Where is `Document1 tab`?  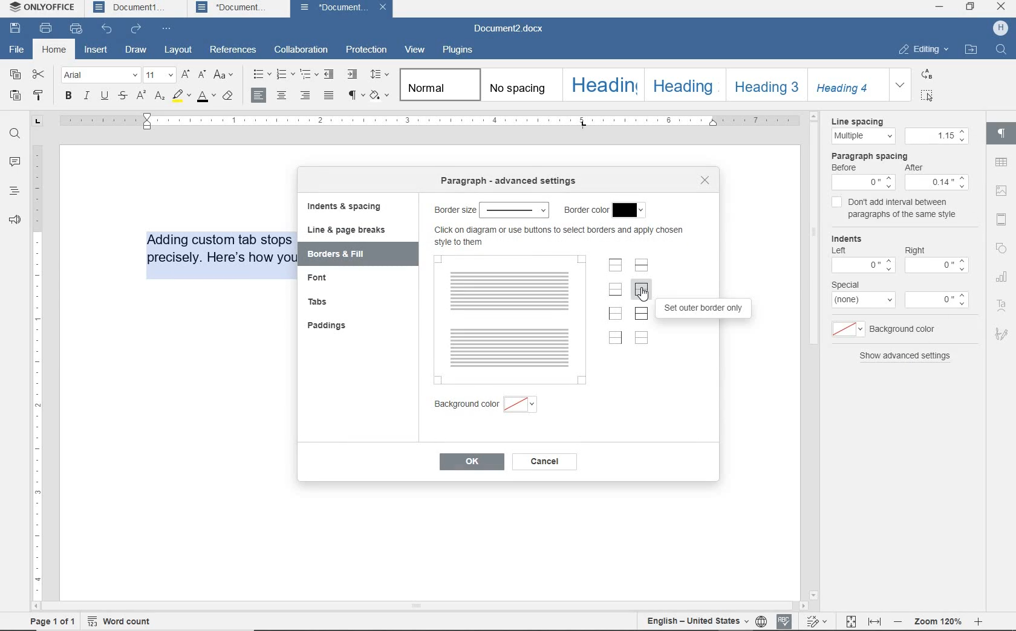
Document1 tab is located at coordinates (131, 8).